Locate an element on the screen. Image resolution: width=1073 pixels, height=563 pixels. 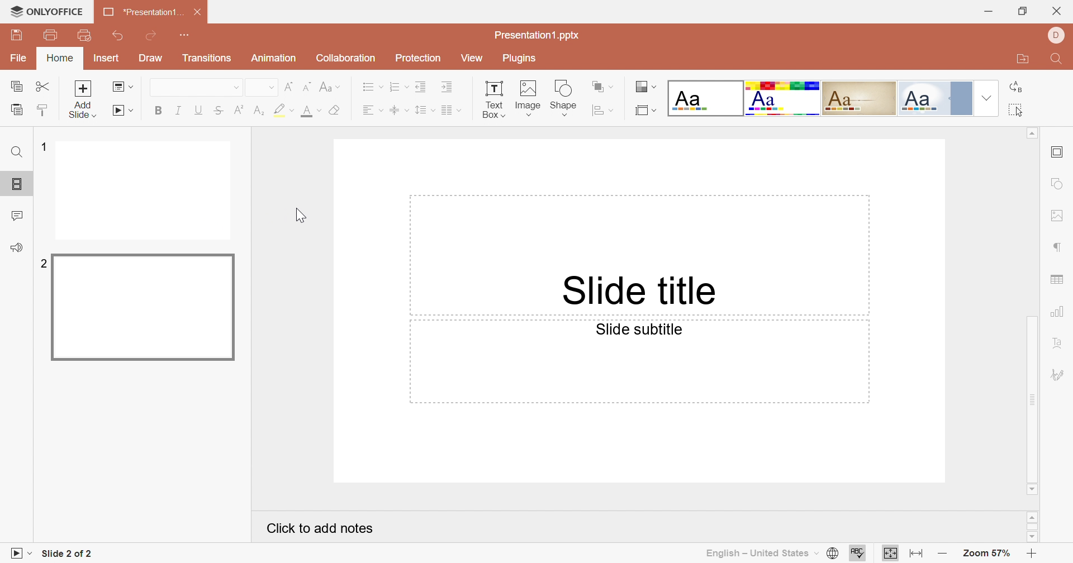
Set document language is located at coordinates (834, 554).